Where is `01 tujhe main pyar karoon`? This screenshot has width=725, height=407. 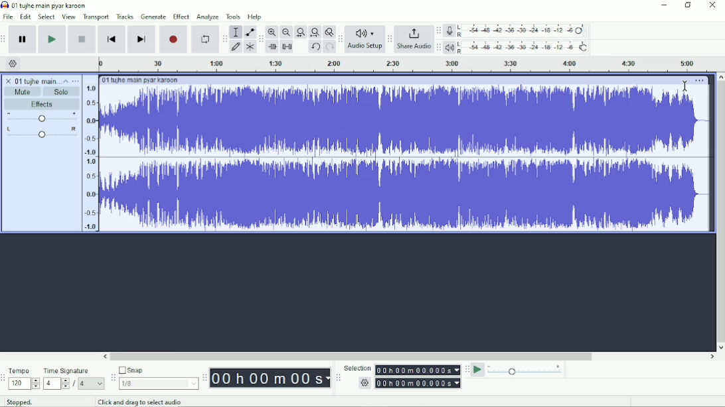 01 tujhe main pyar karoon is located at coordinates (50, 5).